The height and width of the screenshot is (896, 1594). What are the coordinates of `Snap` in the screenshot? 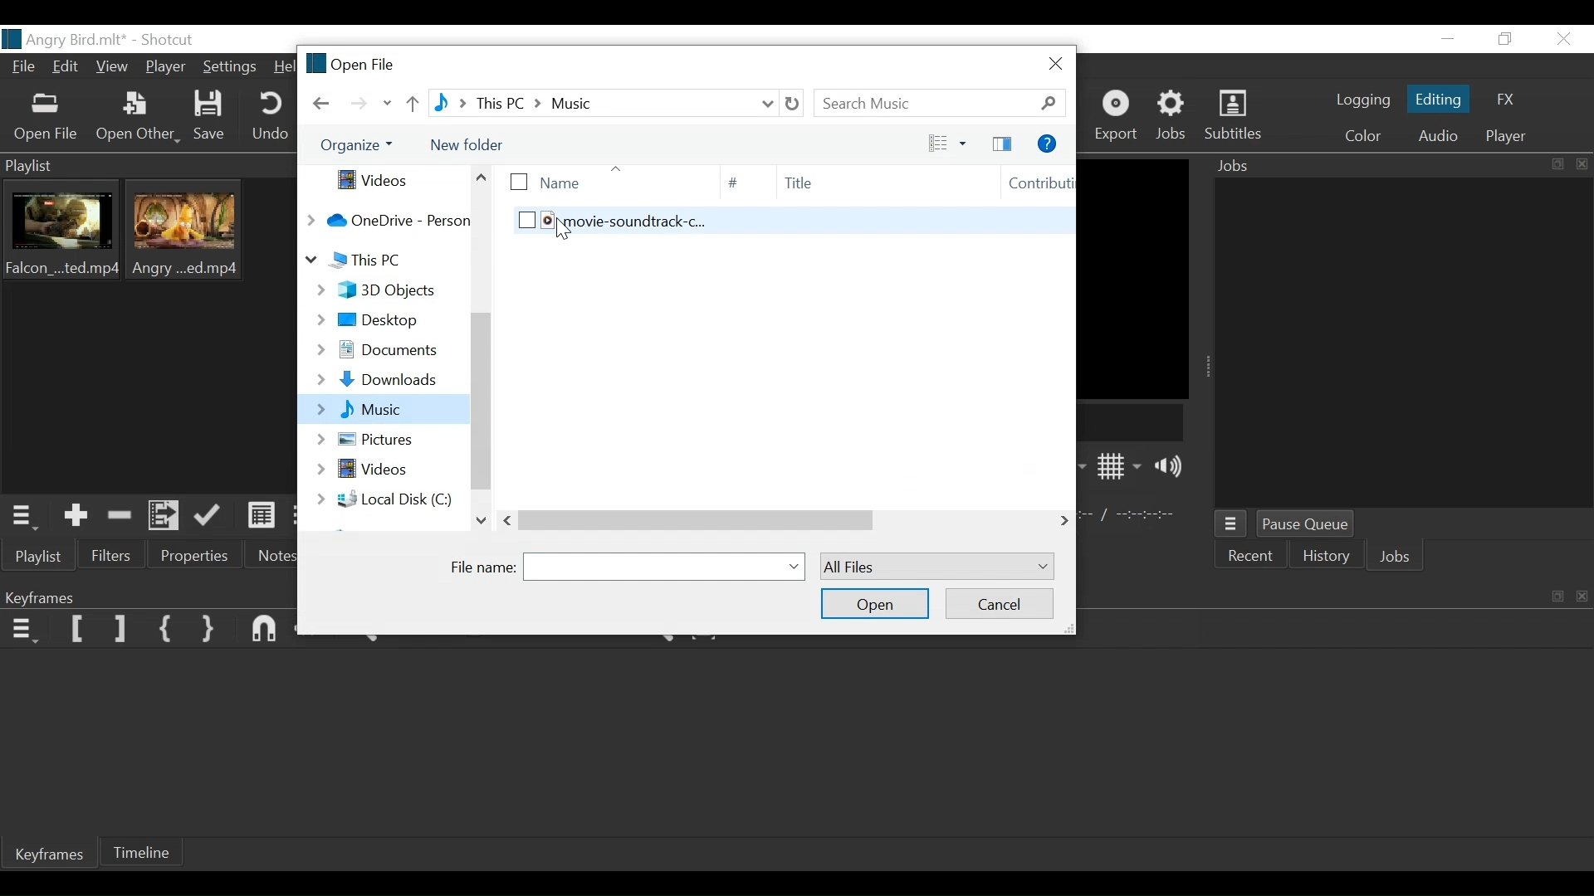 It's located at (266, 630).